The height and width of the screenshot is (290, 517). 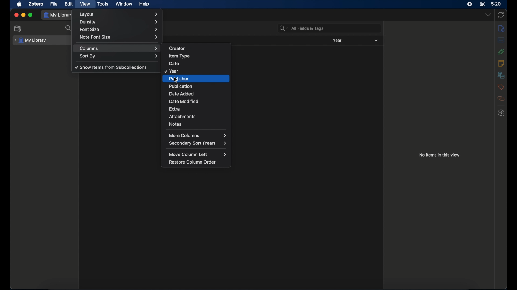 What do you see at coordinates (501, 113) in the screenshot?
I see `locate` at bounding box center [501, 113].